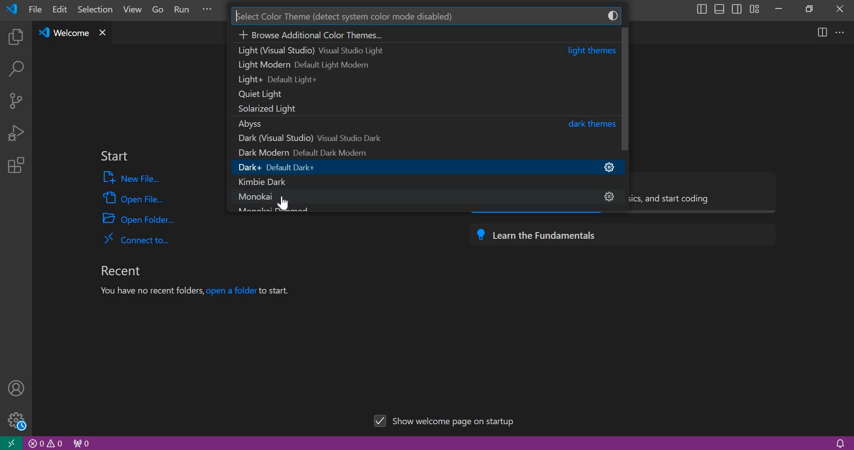  Describe the element at coordinates (754, 8) in the screenshot. I see `customize layout` at that location.